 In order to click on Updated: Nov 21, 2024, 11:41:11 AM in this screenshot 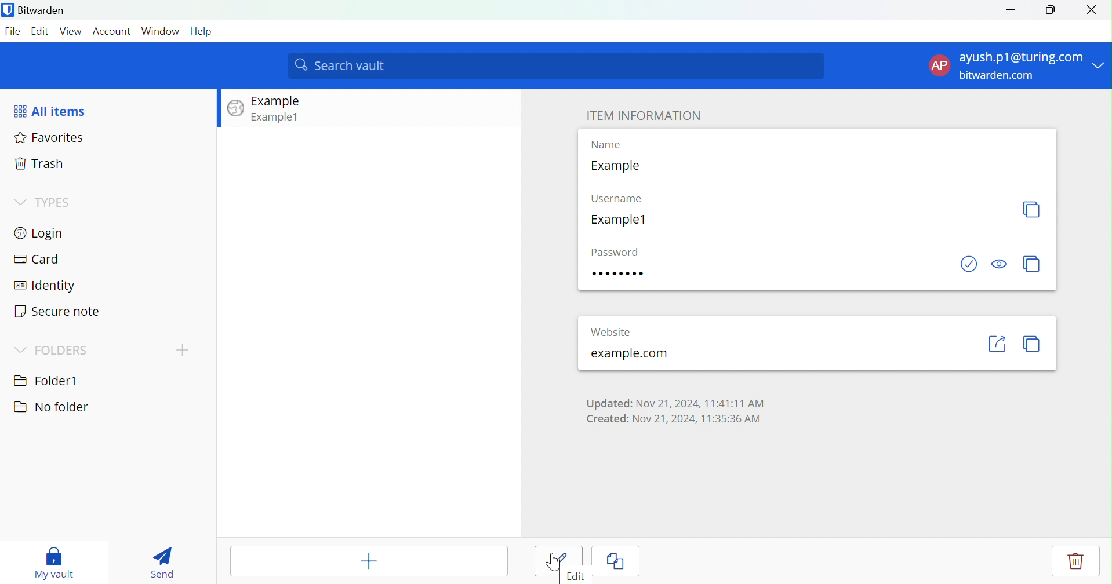, I will do `click(677, 404)`.